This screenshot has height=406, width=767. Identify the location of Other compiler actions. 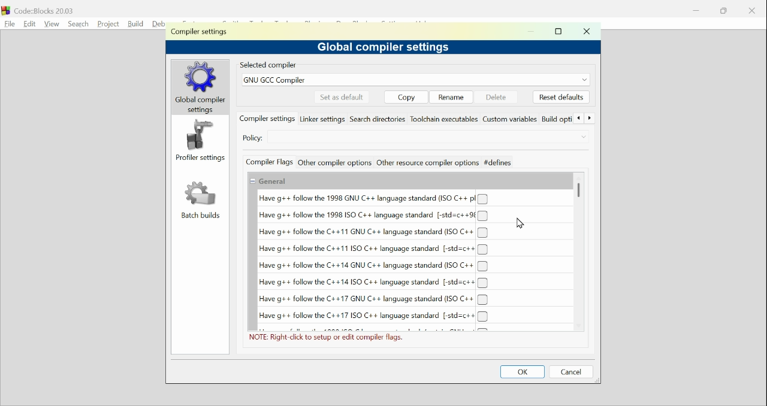
(334, 162).